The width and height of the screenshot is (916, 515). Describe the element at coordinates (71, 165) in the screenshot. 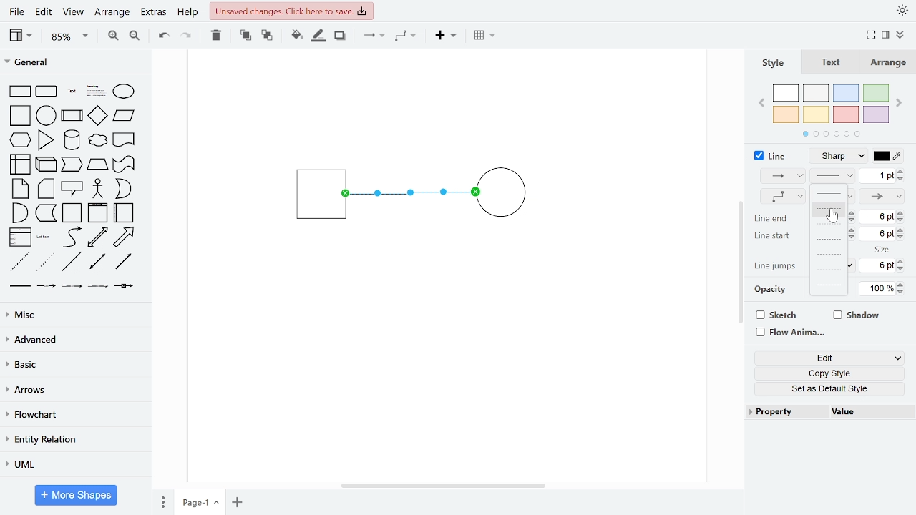

I see `step` at that location.